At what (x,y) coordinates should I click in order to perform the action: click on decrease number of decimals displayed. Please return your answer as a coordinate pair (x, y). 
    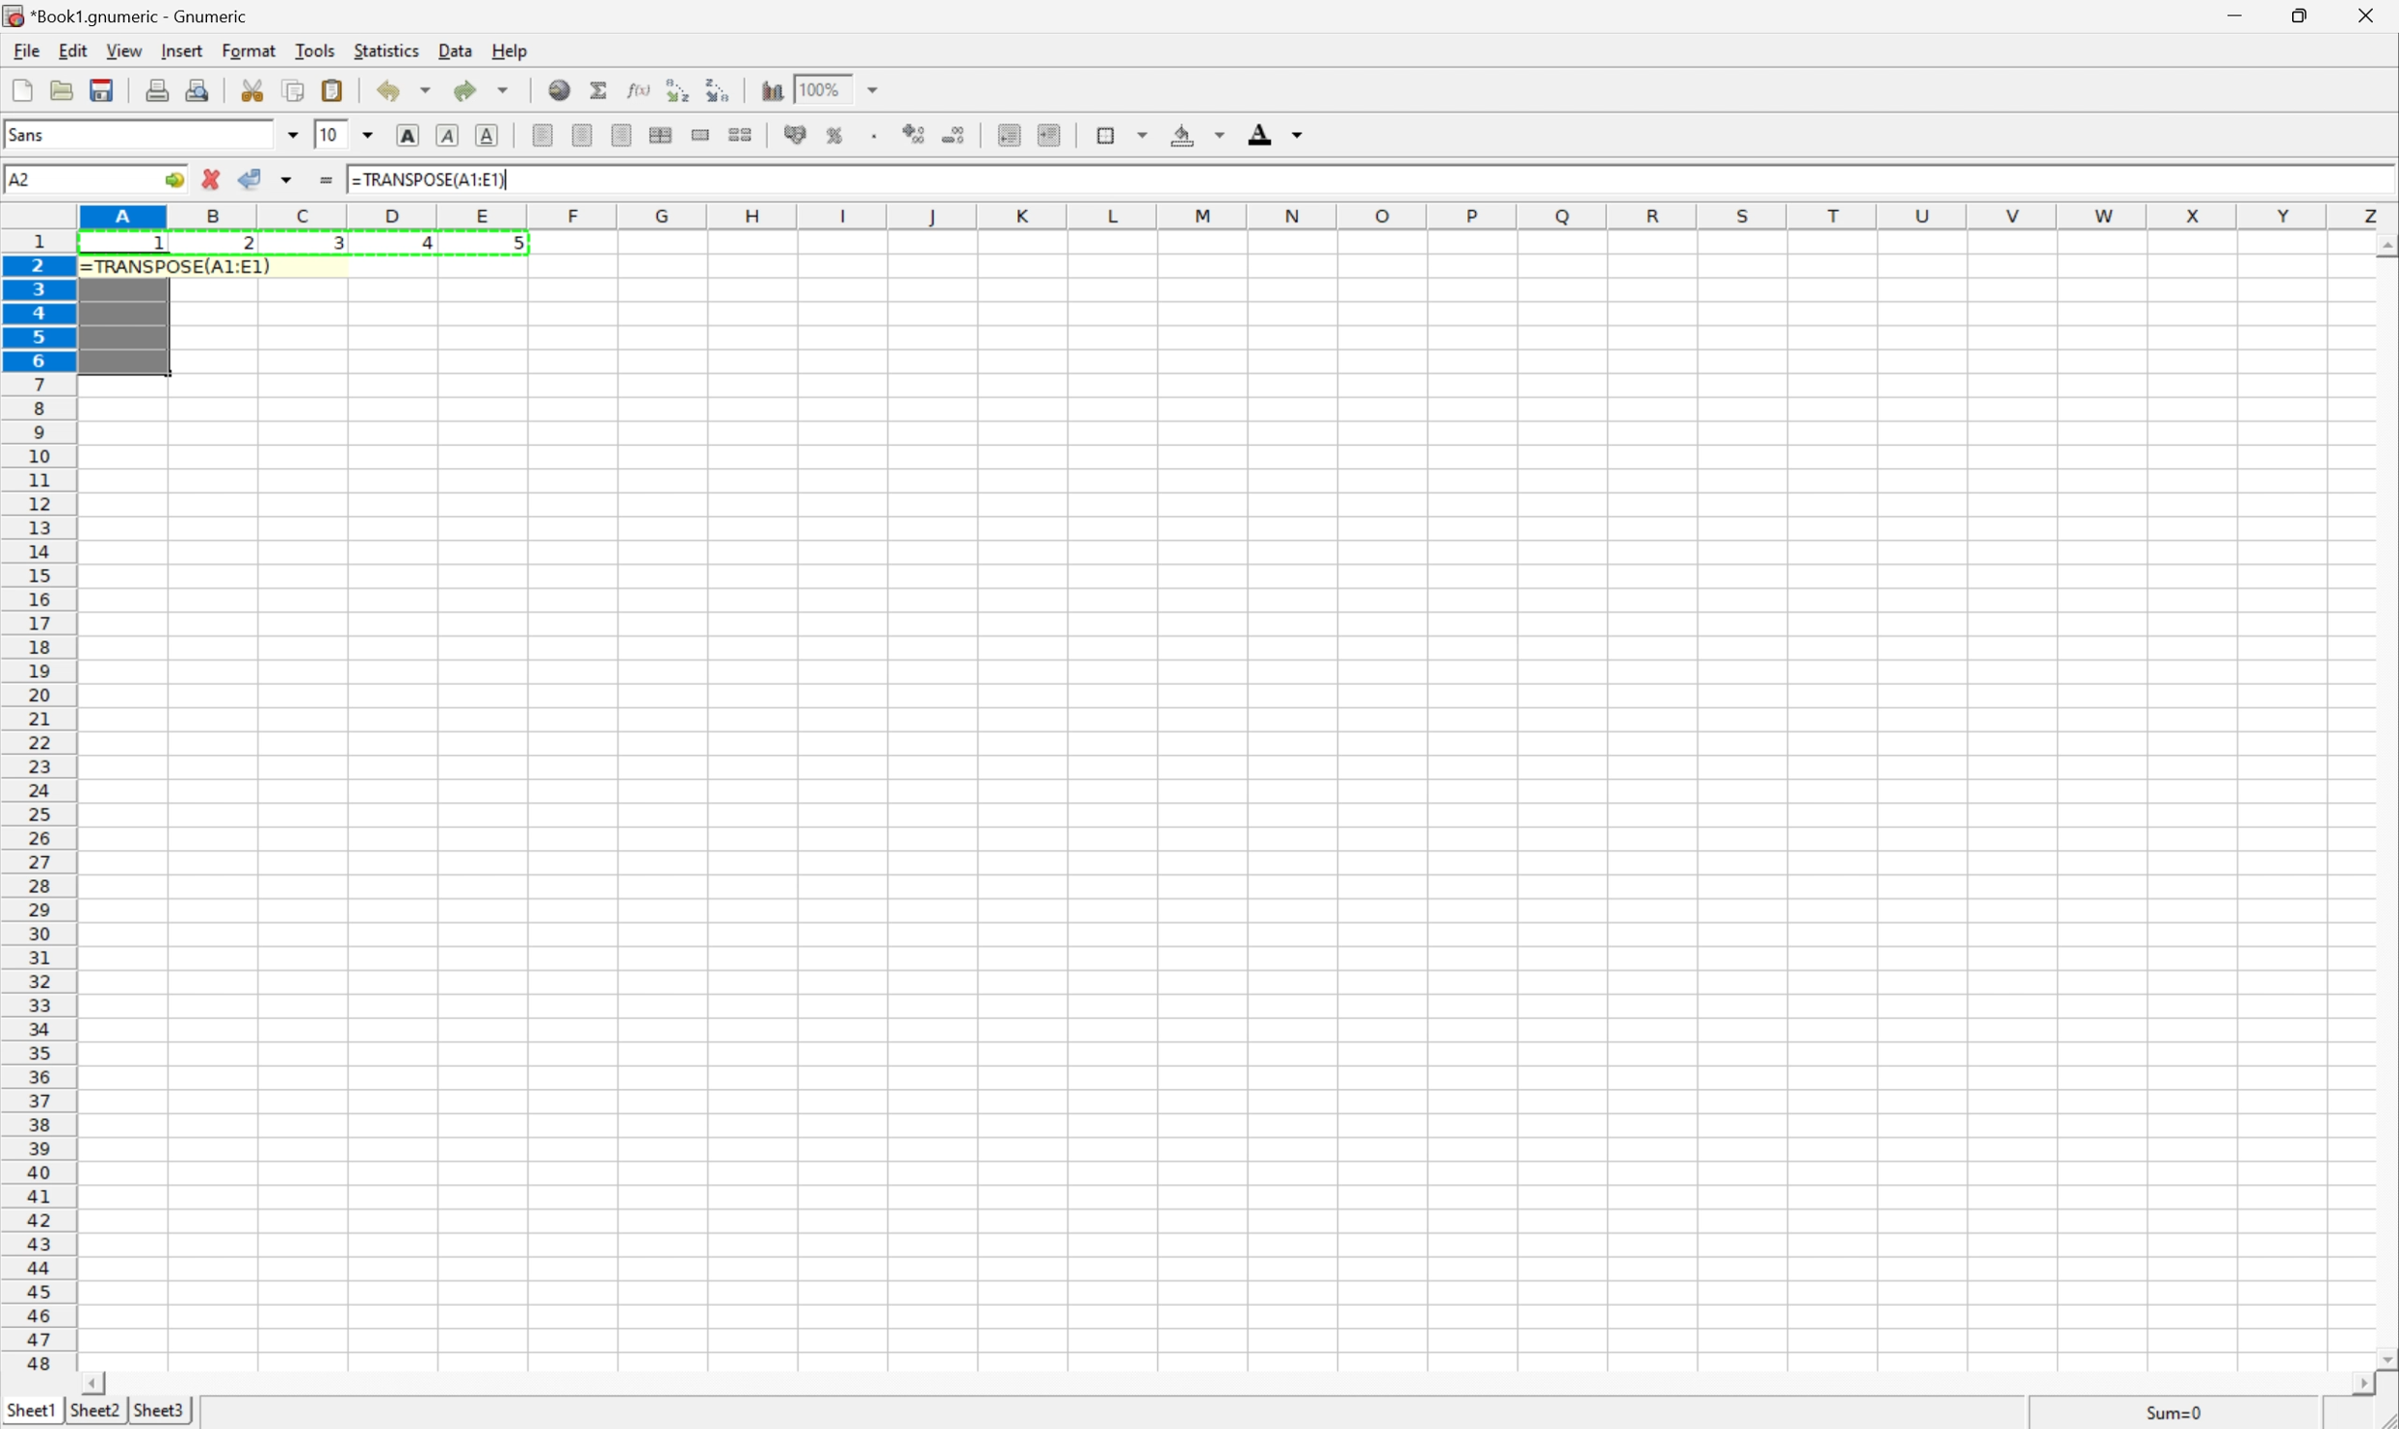
    Looking at the image, I should click on (951, 135).